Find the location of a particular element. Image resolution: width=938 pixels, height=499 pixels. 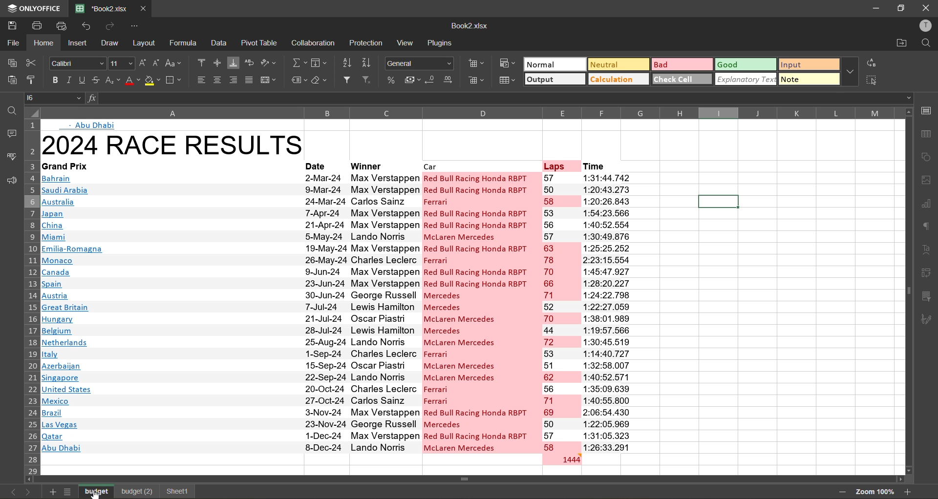

feedback is located at coordinates (10, 181).